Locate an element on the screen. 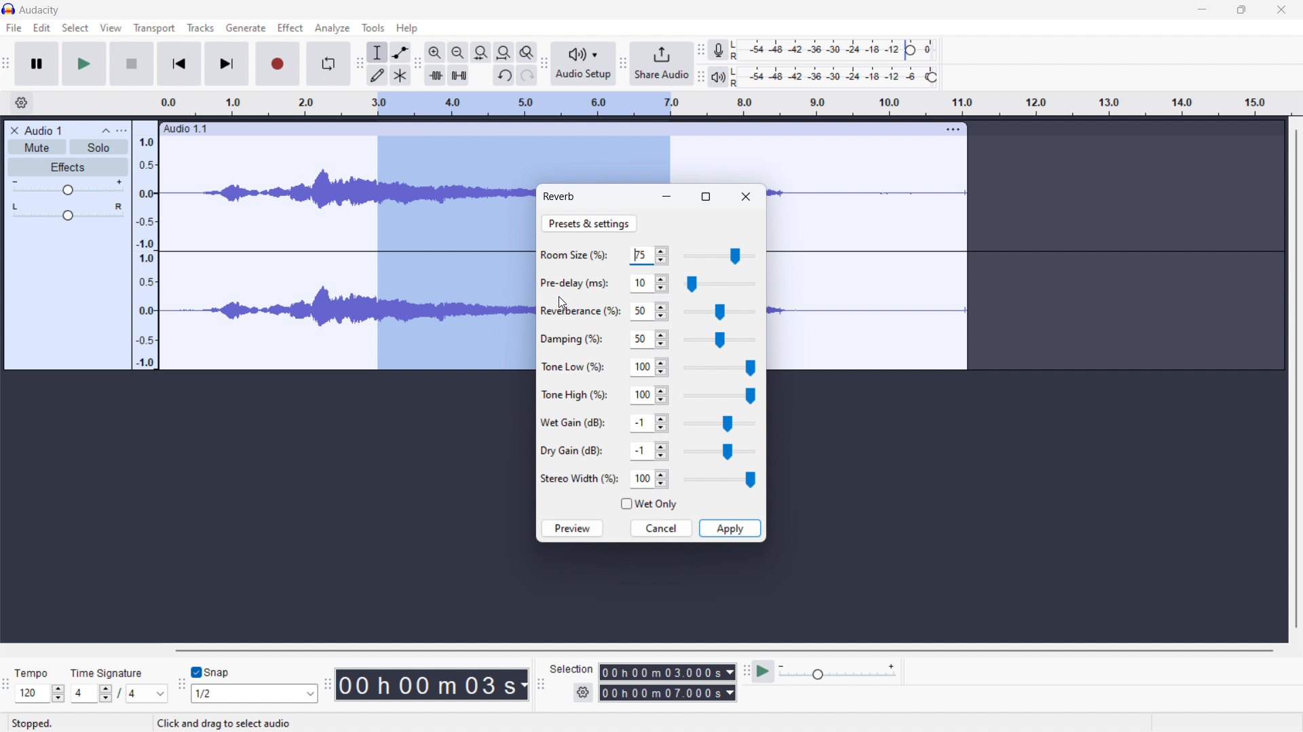 The height and width of the screenshot is (732, 1303). 100 is located at coordinates (650, 367).